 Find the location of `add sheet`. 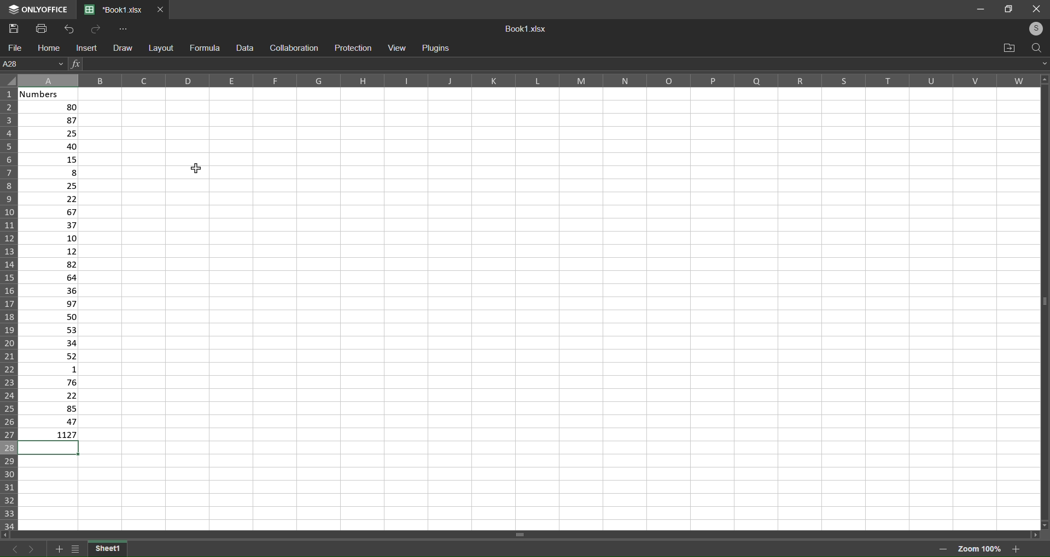

add sheet is located at coordinates (59, 549).